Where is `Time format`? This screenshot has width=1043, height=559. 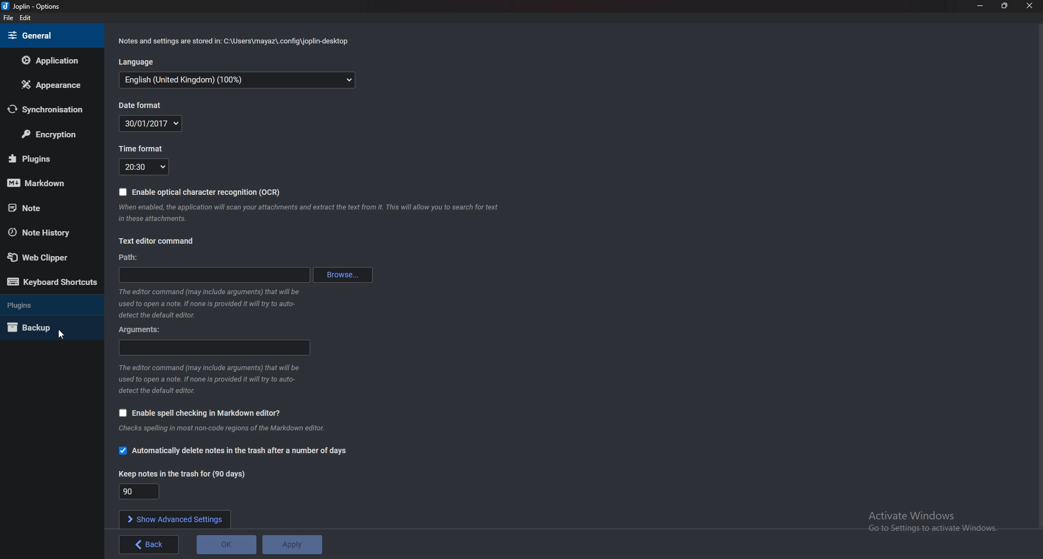 Time format is located at coordinates (141, 147).